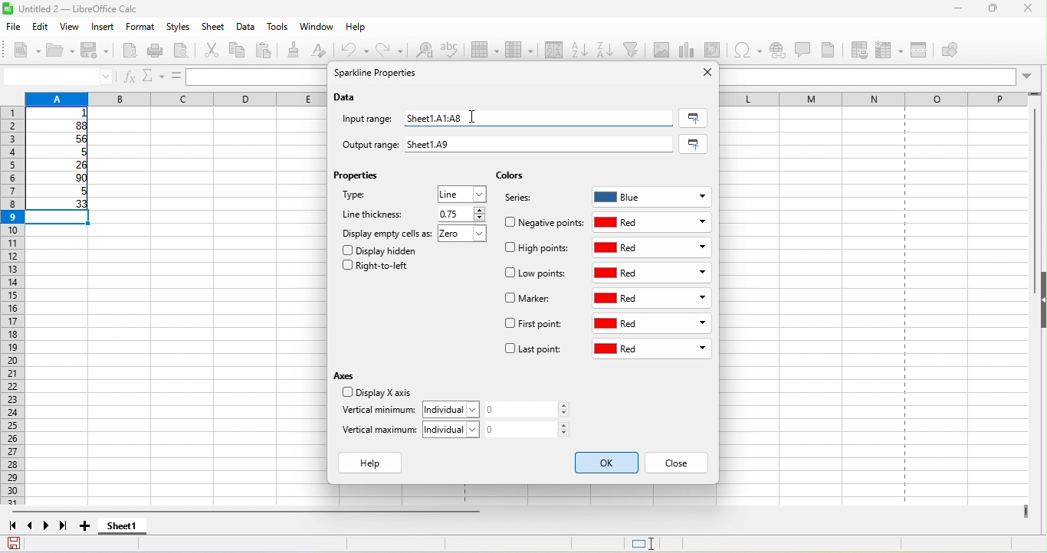  I want to click on close, so click(682, 463).